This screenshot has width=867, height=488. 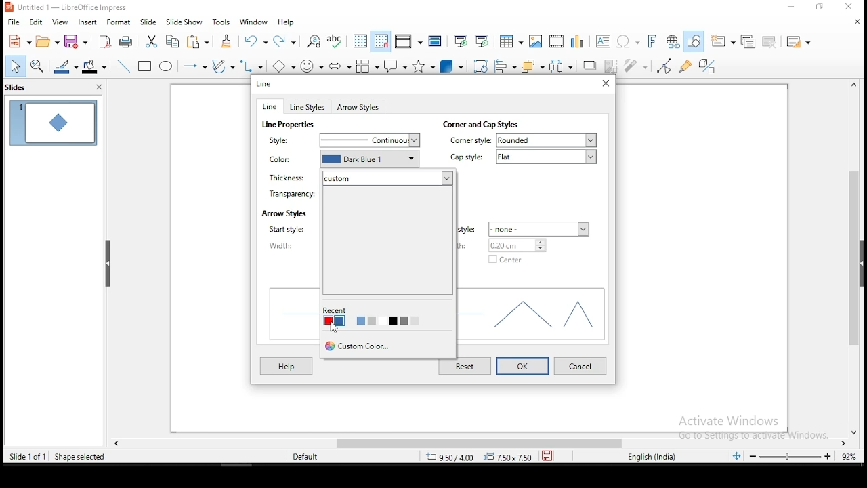 What do you see at coordinates (144, 65) in the screenshot?
I see `rectangle` at bounding box center [144, 65].